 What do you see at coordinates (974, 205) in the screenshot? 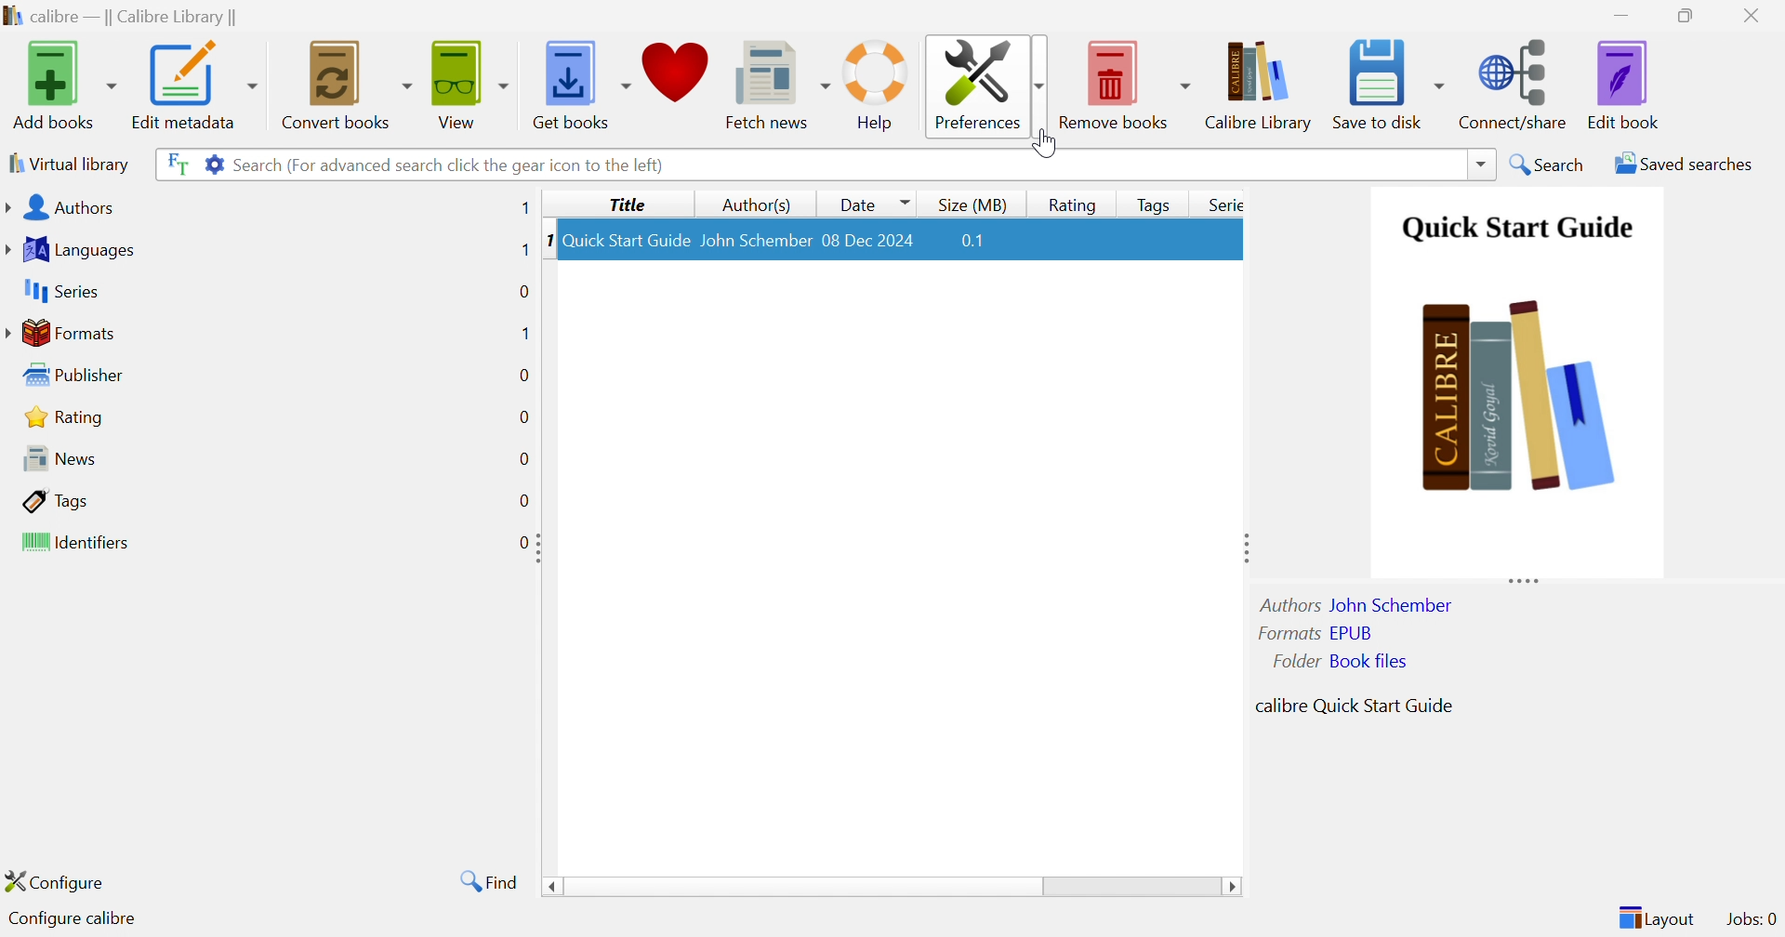
I see `Size (MB)` at bounding box center [974, 205].